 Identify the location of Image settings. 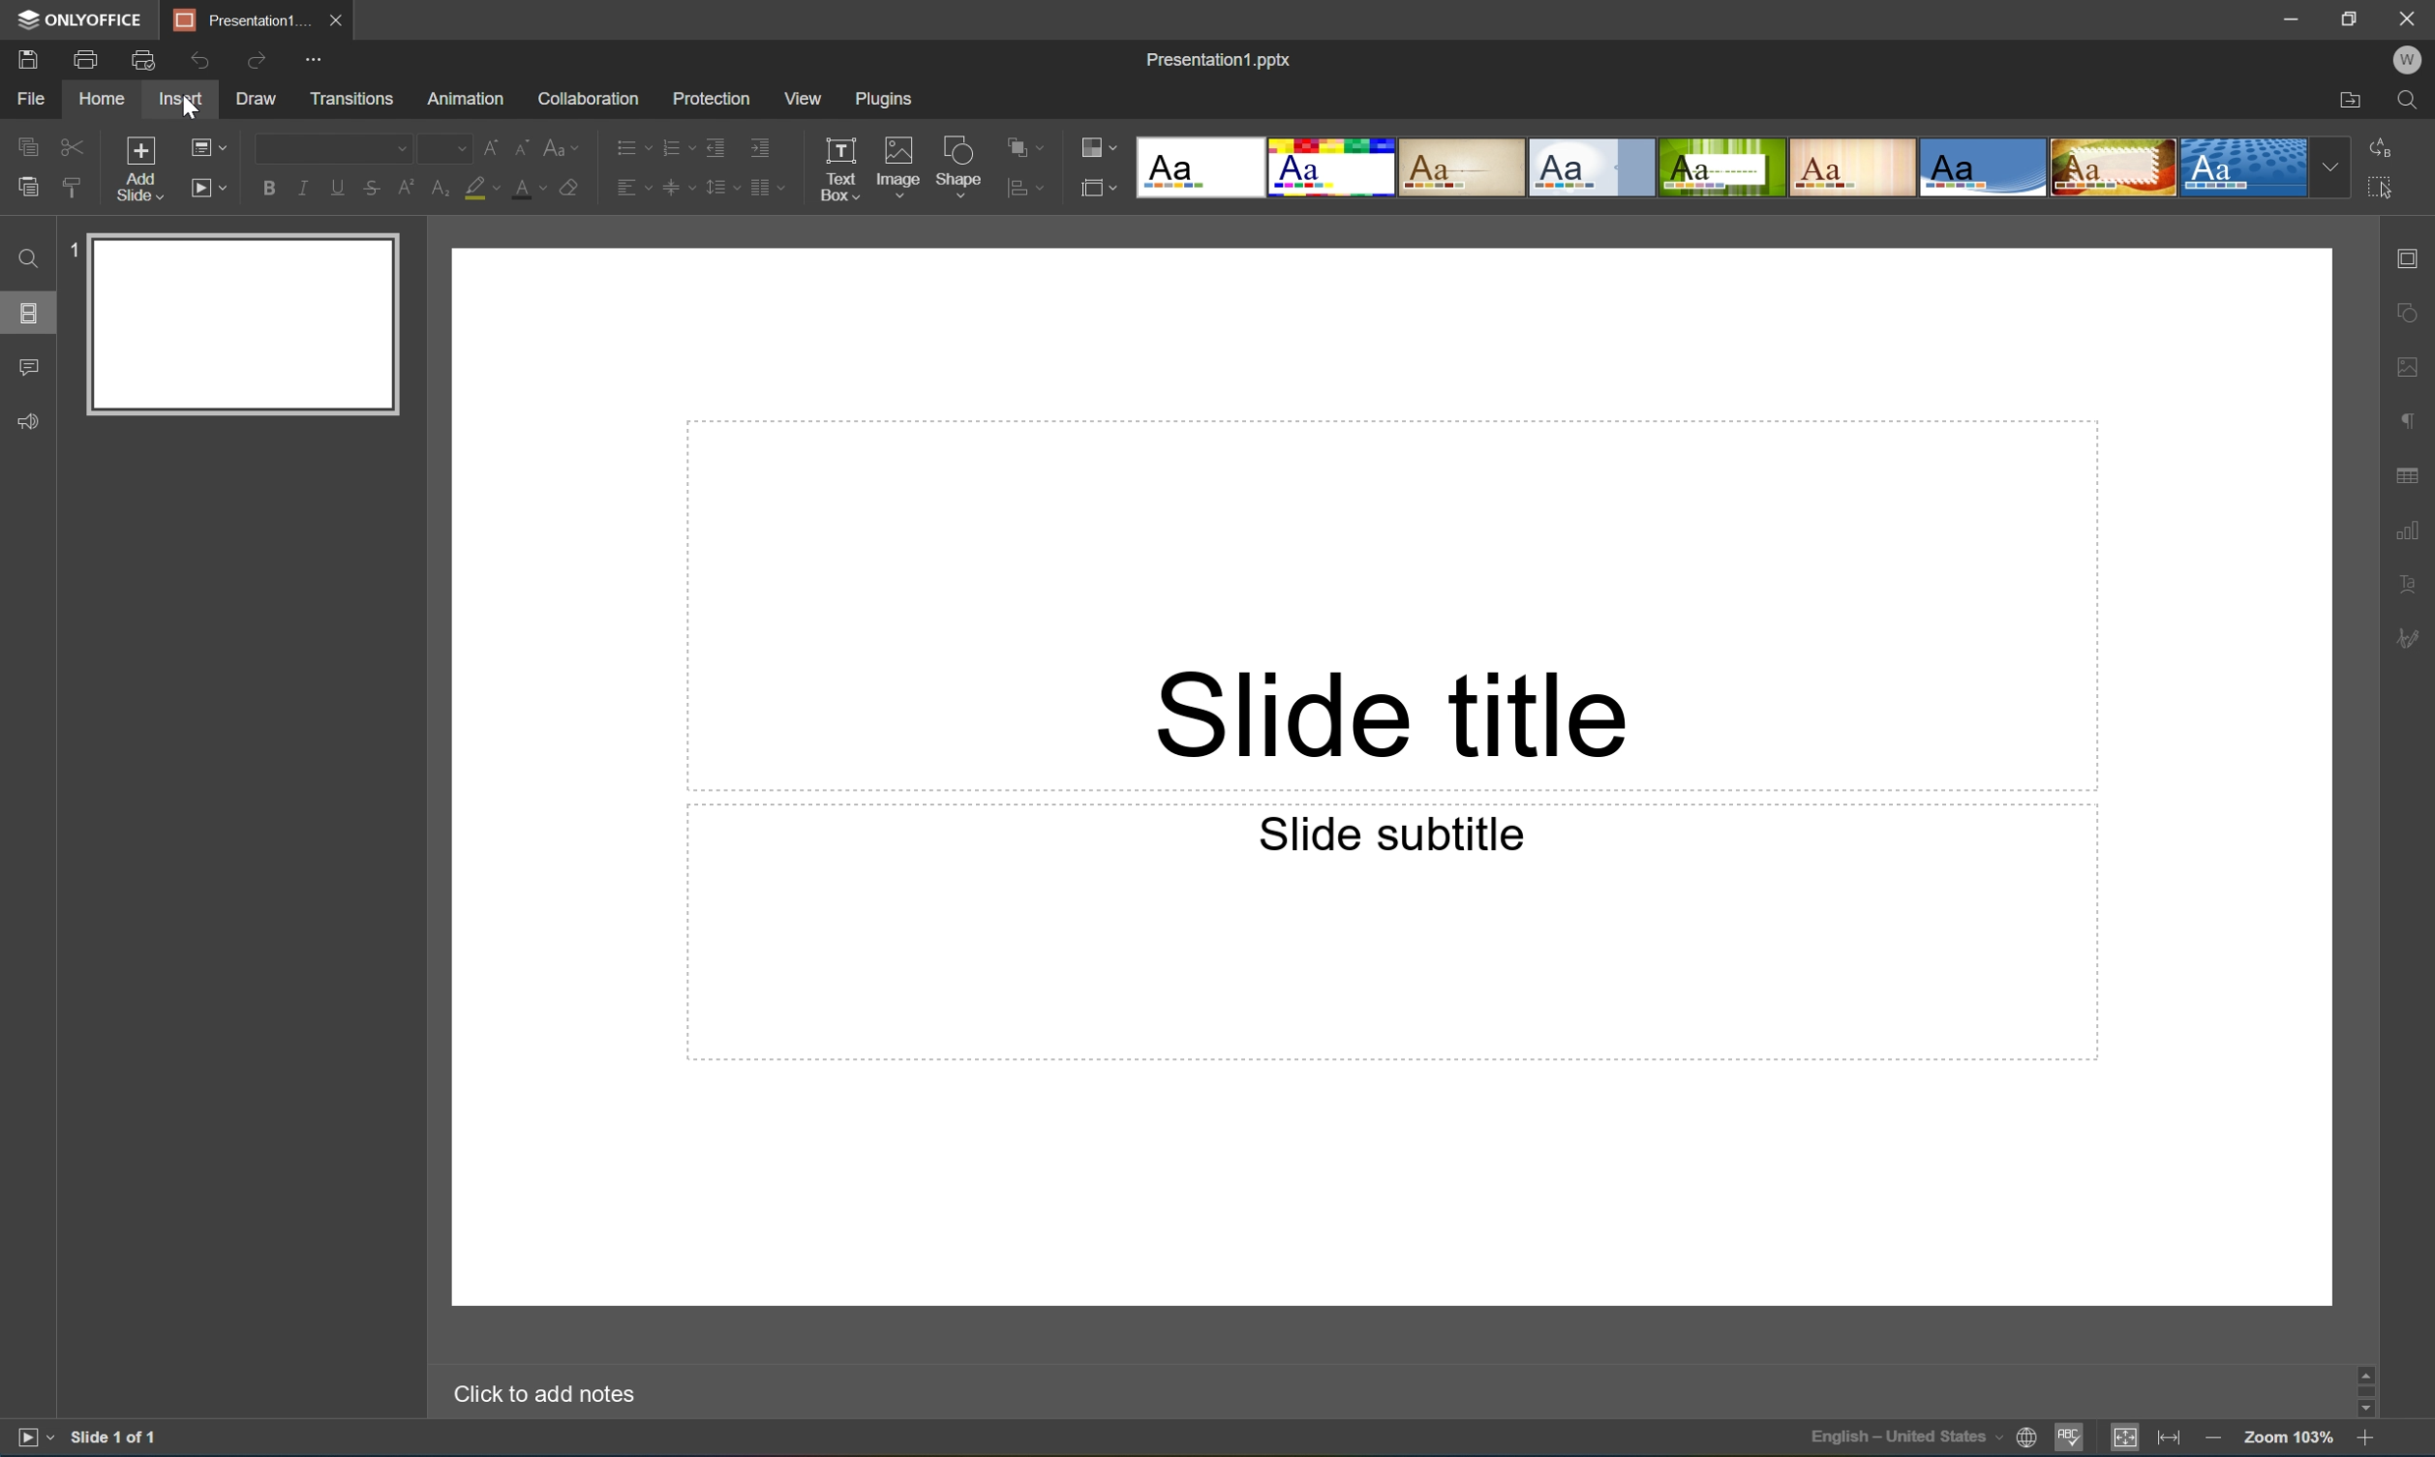
(2413, 363).